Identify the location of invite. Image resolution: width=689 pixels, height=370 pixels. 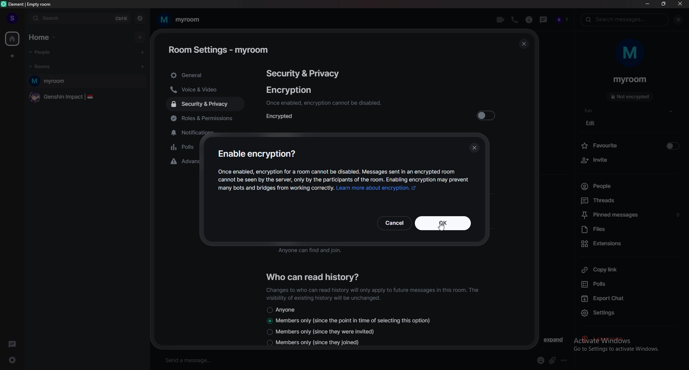
(631, 161).